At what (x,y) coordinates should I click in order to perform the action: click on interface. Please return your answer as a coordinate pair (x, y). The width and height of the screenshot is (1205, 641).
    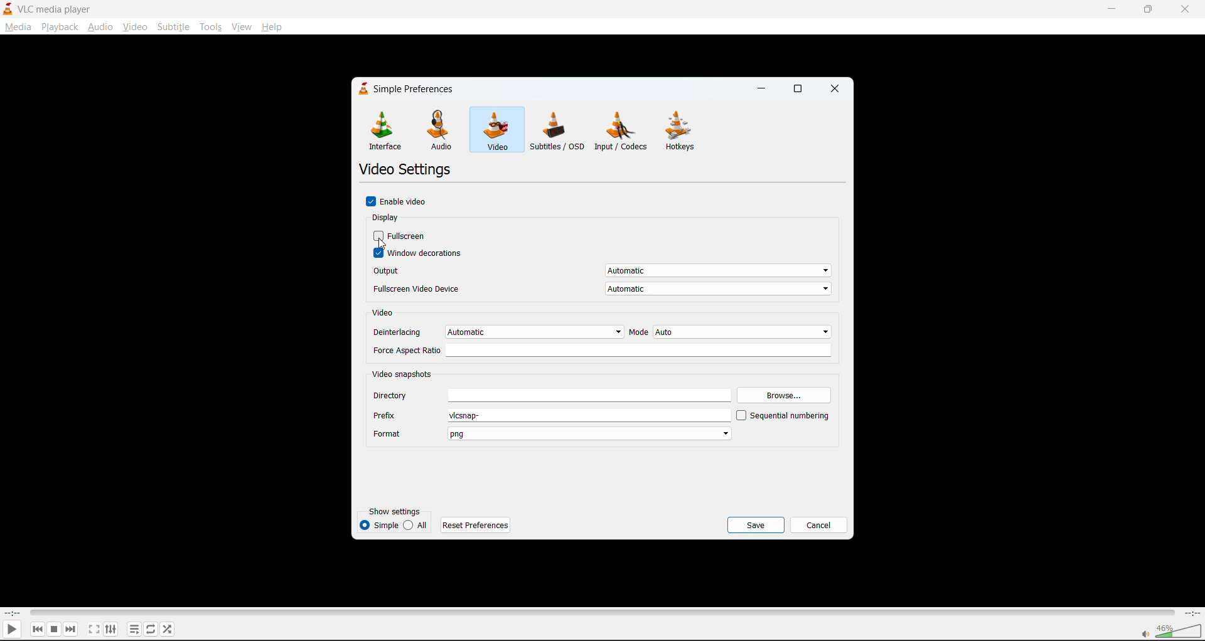
    Looking at the image, I should click on (385, 130).